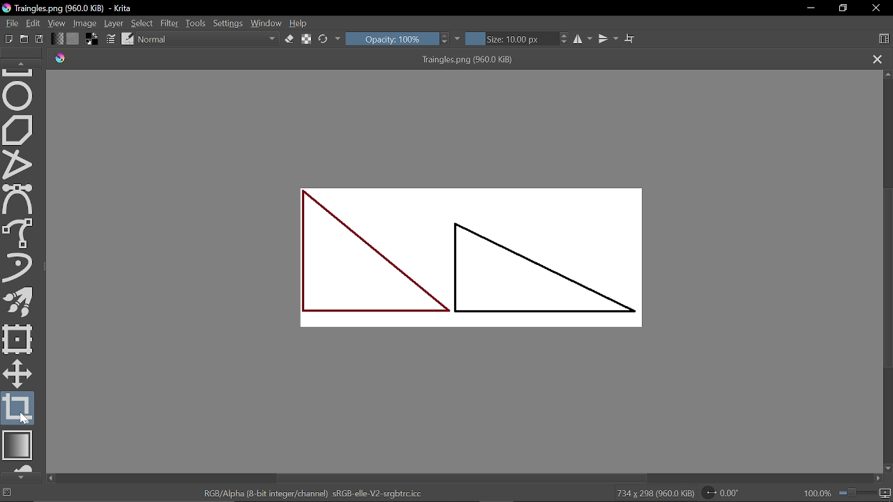 The height and width of the screenshot is (502, 893). Describe the element at coordinates (34, 24) in the screenshot. I see `Edit` at that location.